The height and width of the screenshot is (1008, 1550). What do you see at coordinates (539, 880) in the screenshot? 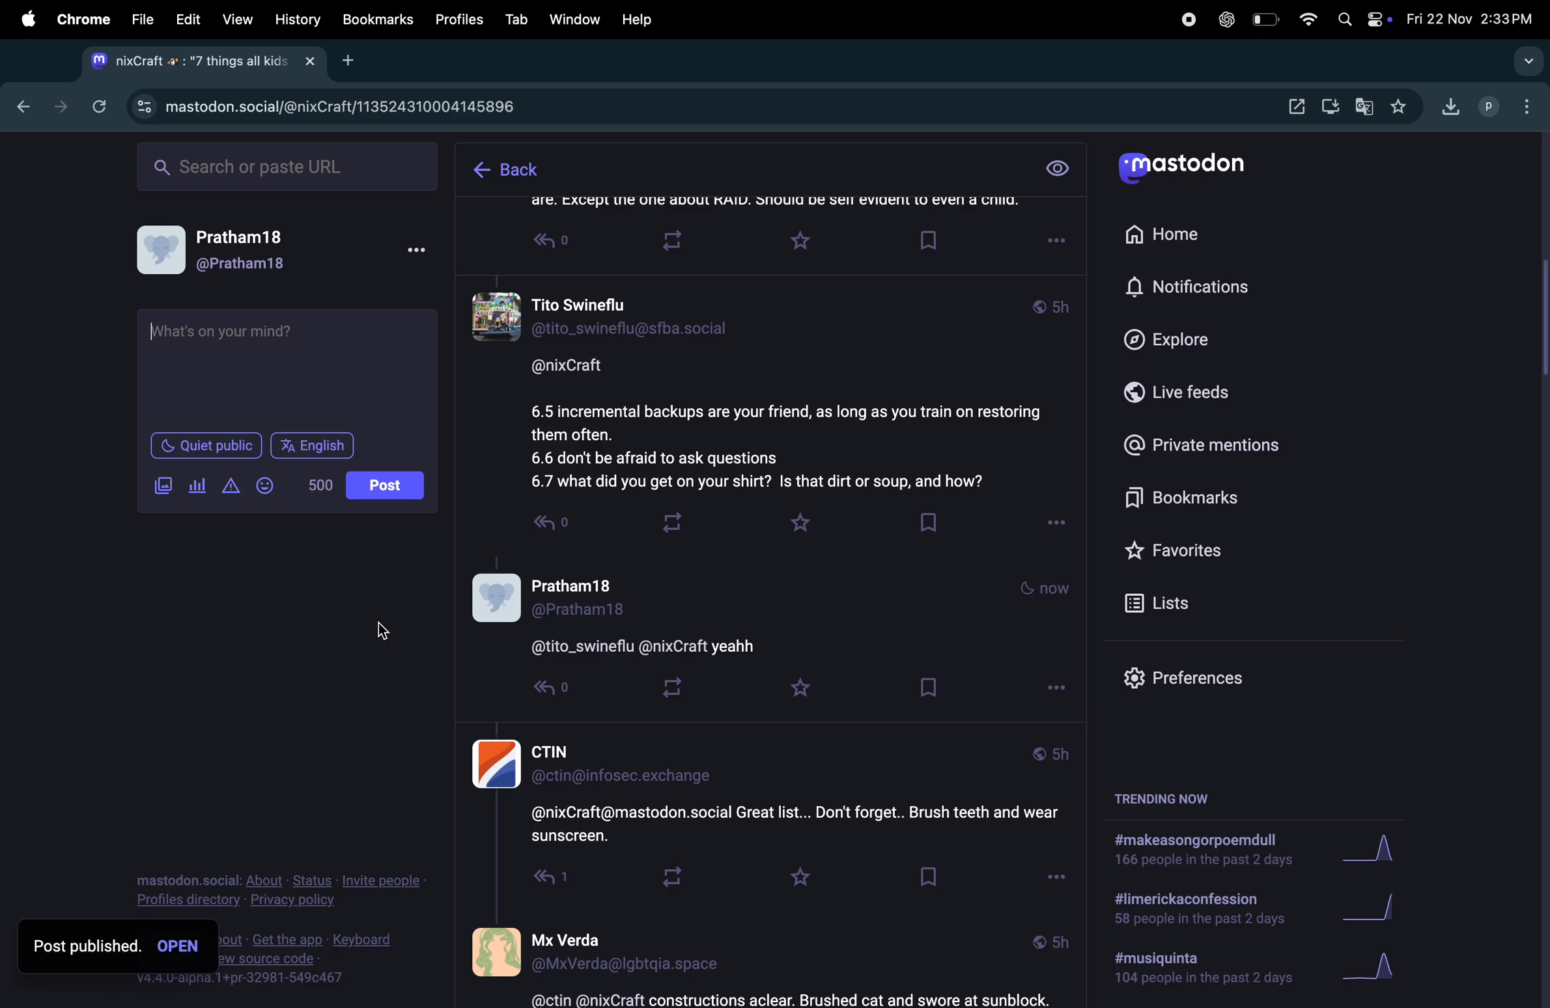
I see `Read` at bounding box center [539, 880].